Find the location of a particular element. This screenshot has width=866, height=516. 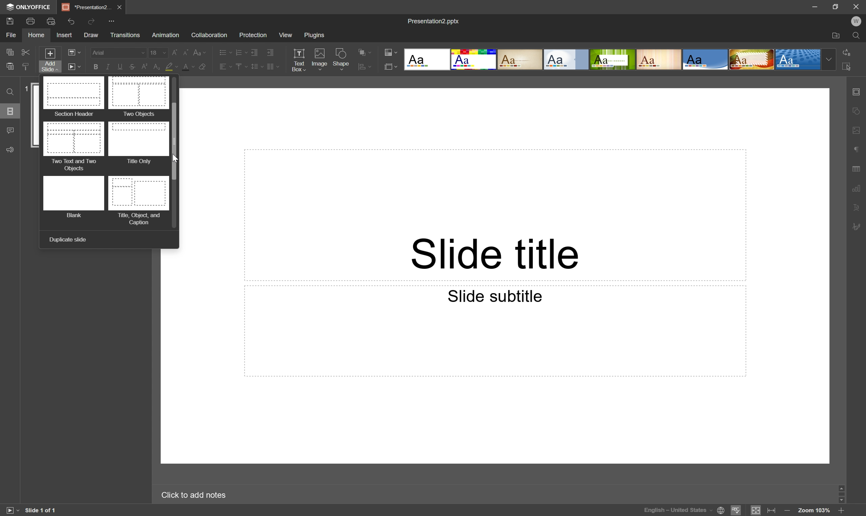

Close is located at coordinates (119, 6).